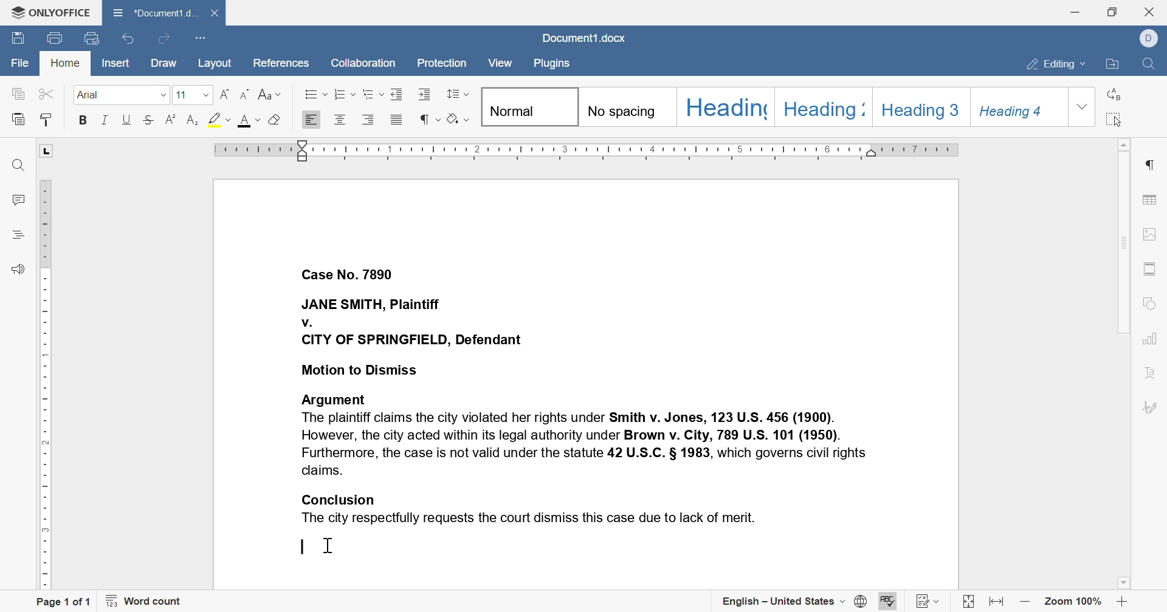 The image size is (1167, 612). What do you see at coordinates (1147, 38) in the screenshot?
I see `dell` at bounding box center [1147, 38].